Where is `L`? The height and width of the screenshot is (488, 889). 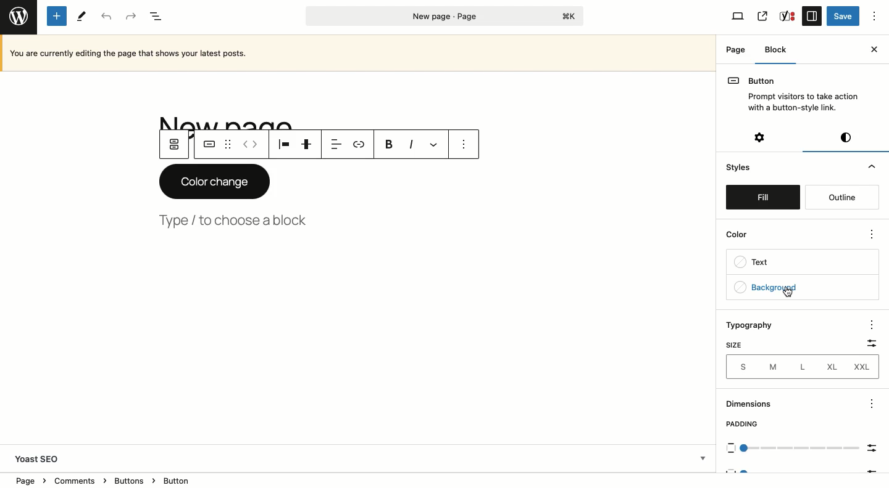 L is located at coordinates (801, 367).